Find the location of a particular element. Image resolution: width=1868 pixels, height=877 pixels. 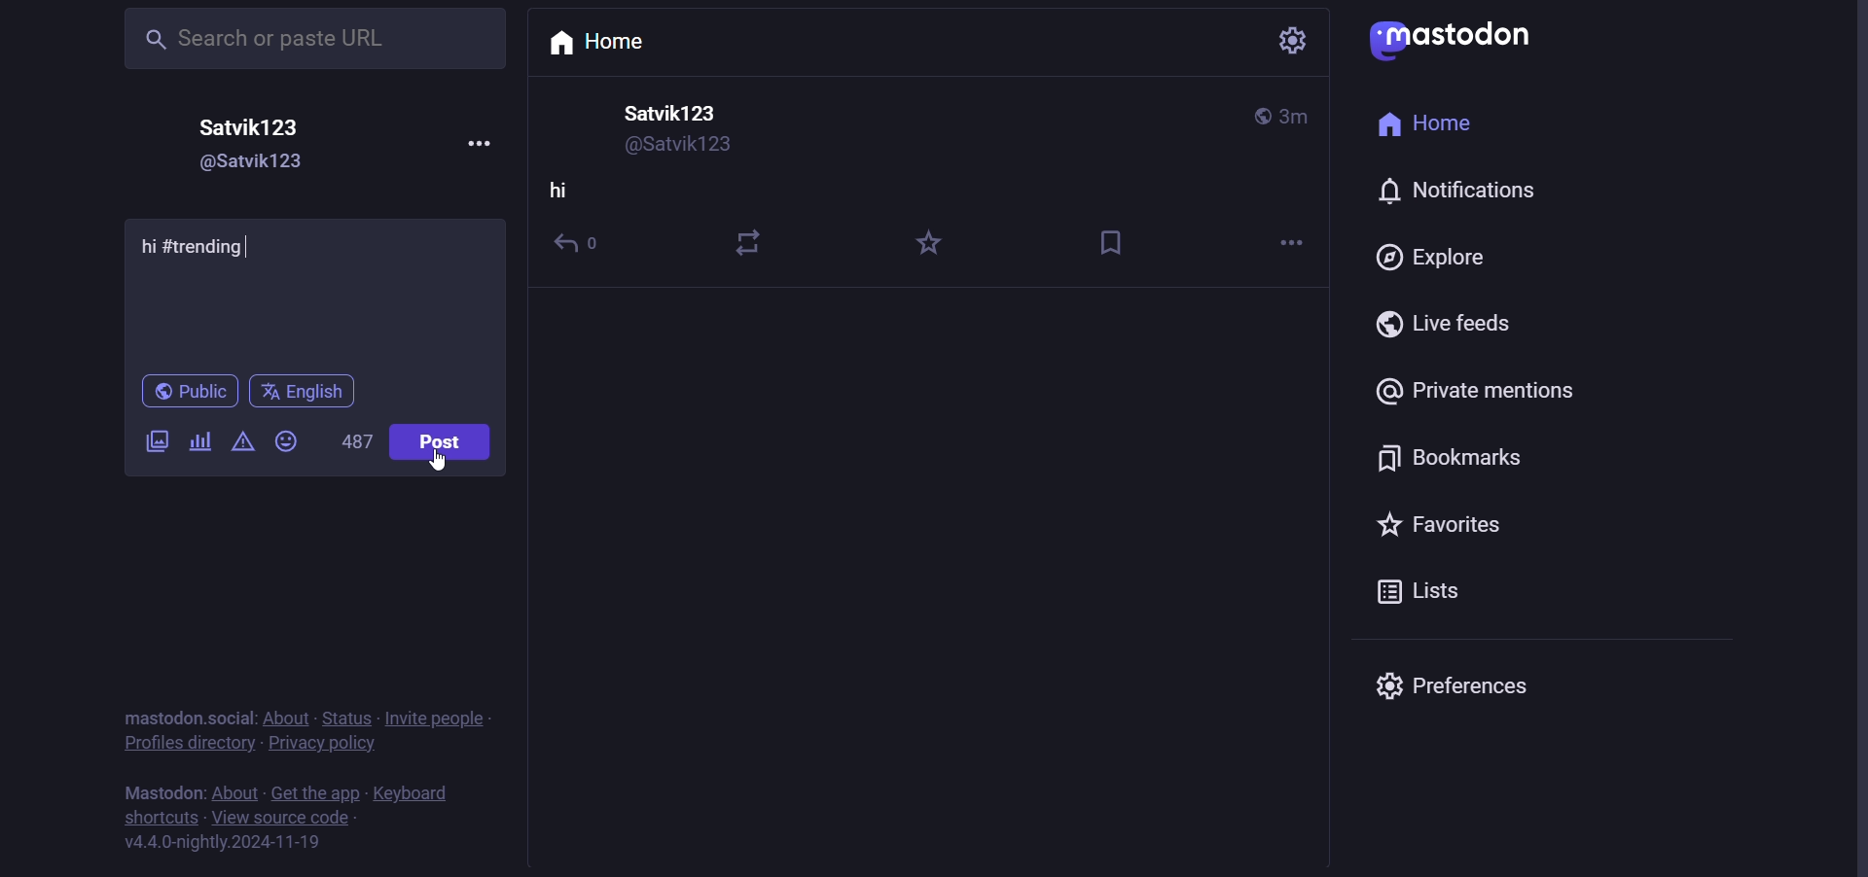

social is located at coordinates (233, 716).